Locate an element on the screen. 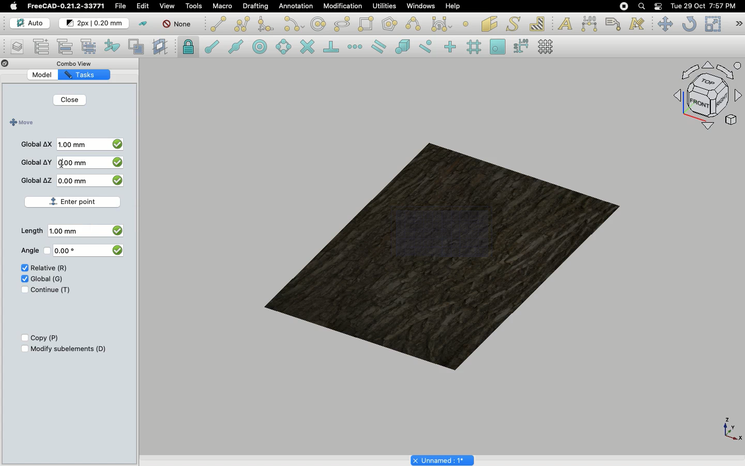 Image resolution: width=745 pixels, height=466 pixels. Notification is located at coordinates (659, 6).